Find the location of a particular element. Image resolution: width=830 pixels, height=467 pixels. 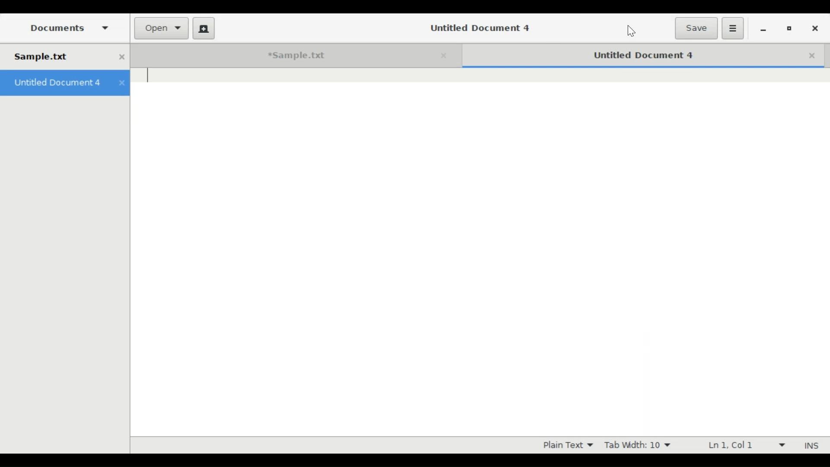

Create a new document is located at coordinates (203, 28).